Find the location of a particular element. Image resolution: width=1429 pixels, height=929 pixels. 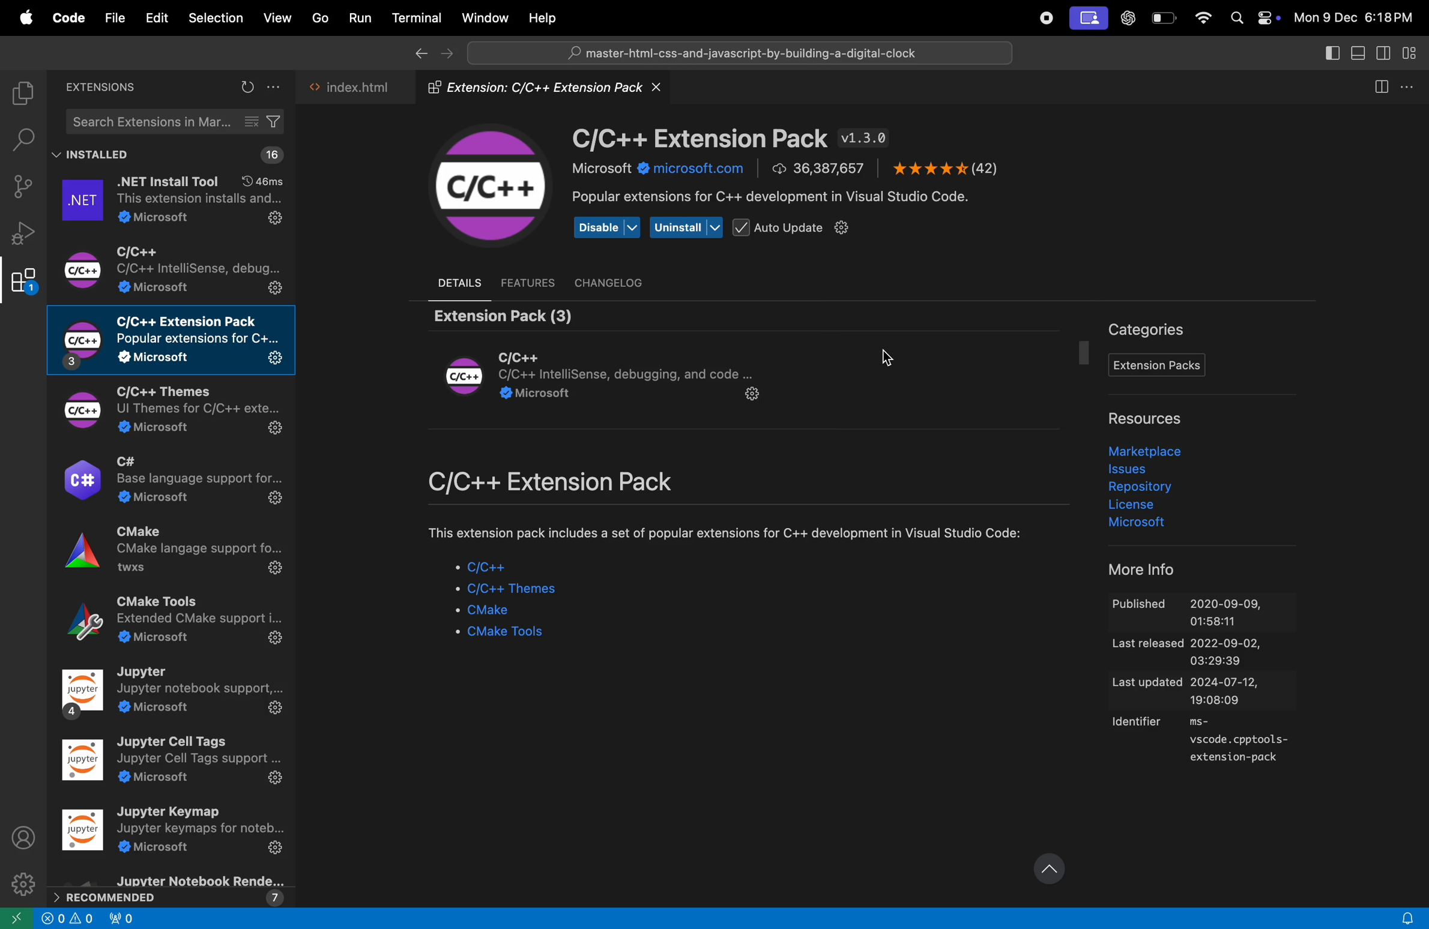

Extension module is located at coordinates (606, 378).